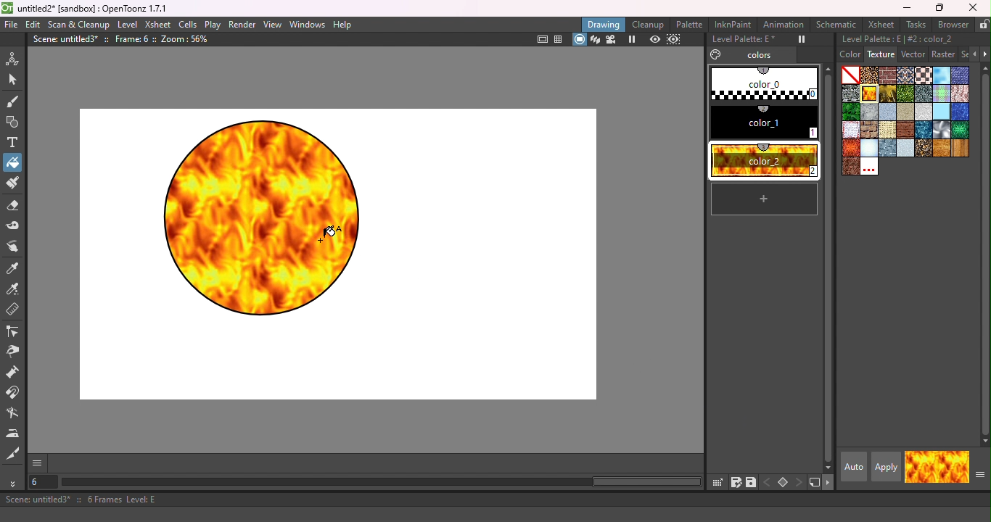  I want to click on cursor, so click(328, 234).